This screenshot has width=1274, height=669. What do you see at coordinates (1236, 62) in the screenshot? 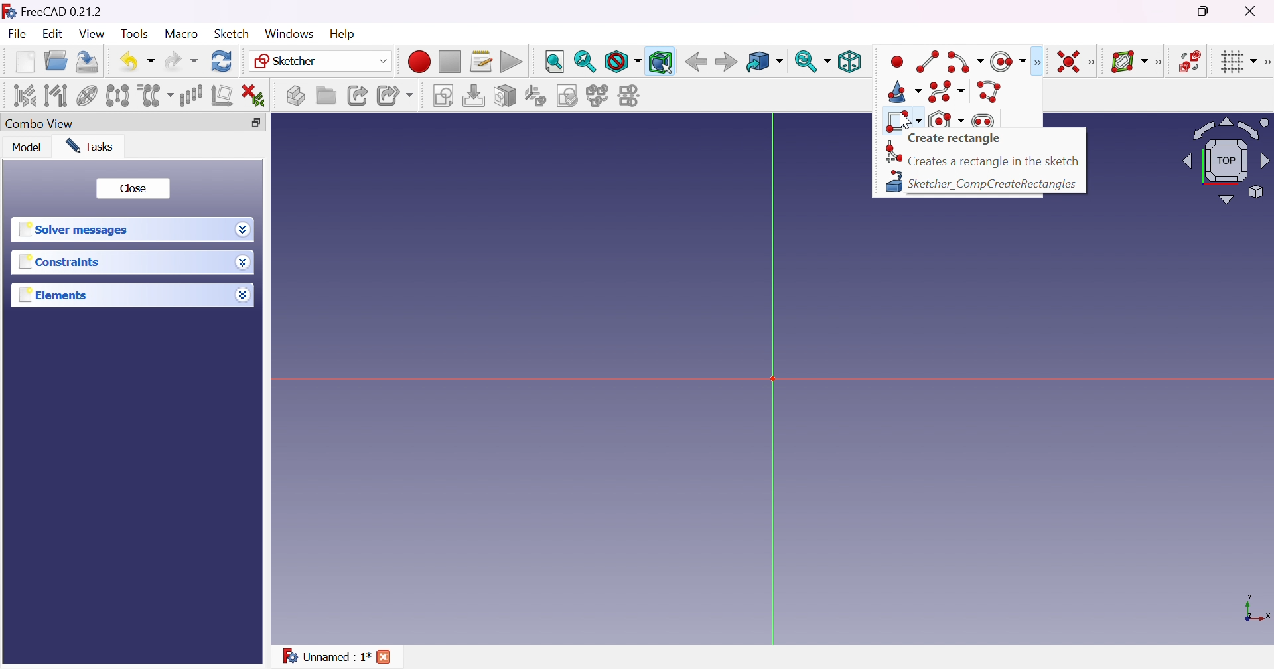
I see `Toggle grid` at bounding box center [1236, 62].